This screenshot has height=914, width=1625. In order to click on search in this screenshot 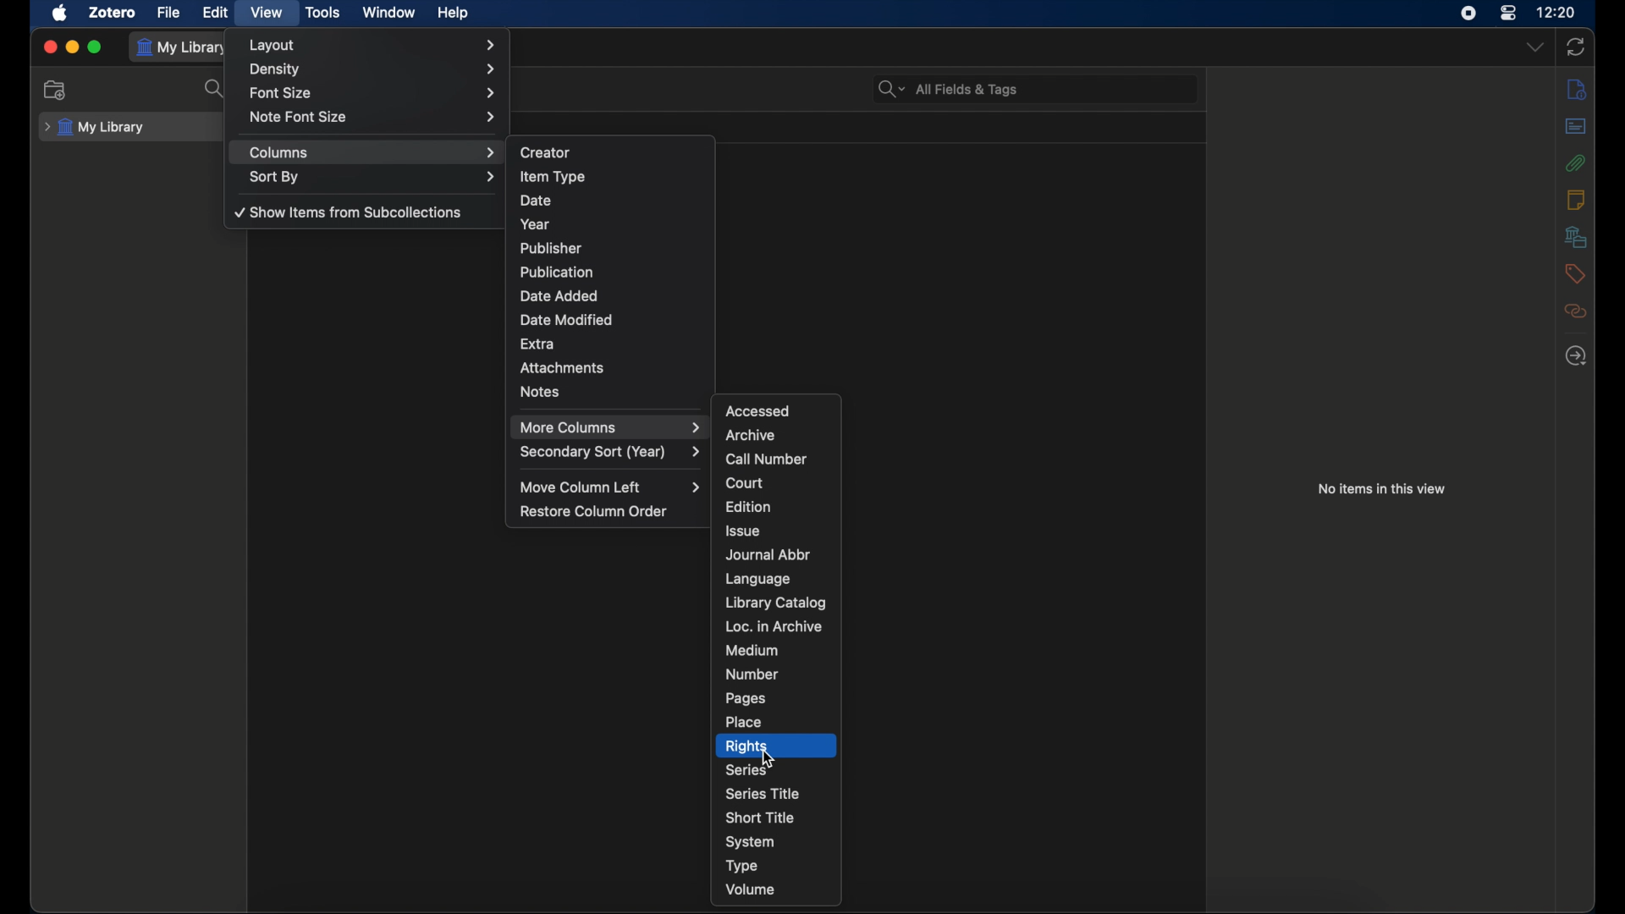, I will do `click(215, 90)`.